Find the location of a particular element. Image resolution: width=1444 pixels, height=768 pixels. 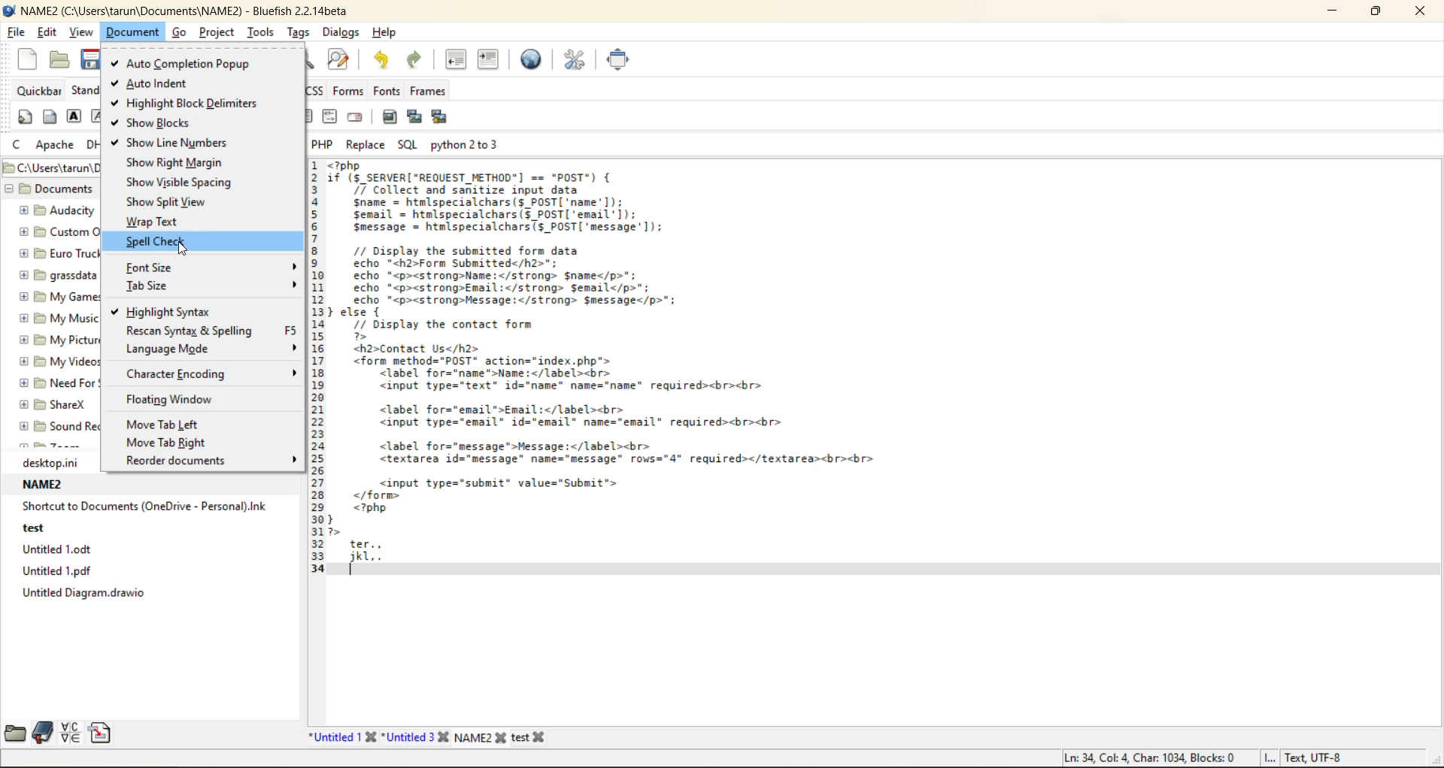

file name and app name is located at coordinates (180, 10).